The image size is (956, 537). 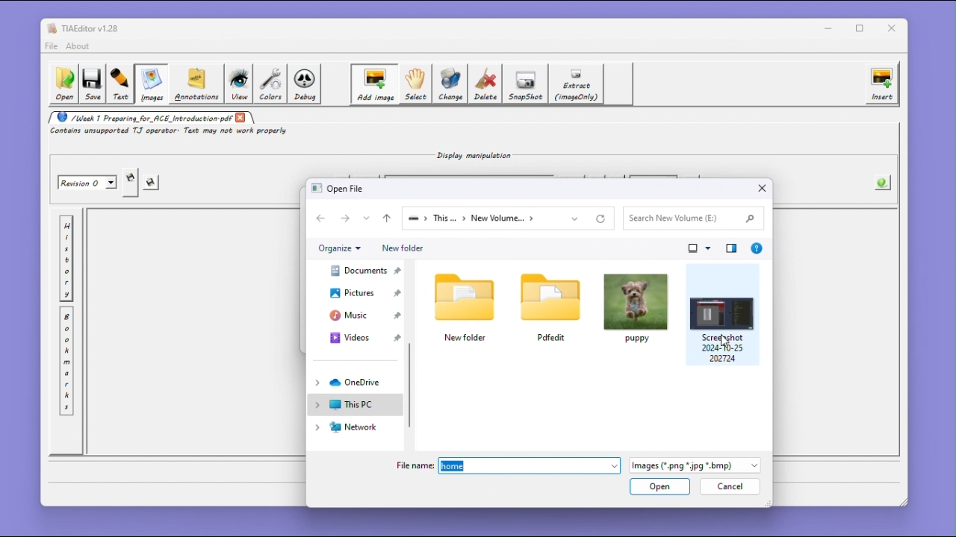 What do you see at coordinates (367, 218) in the screenshot?
I see `more options` at bounding box center [367, 218].